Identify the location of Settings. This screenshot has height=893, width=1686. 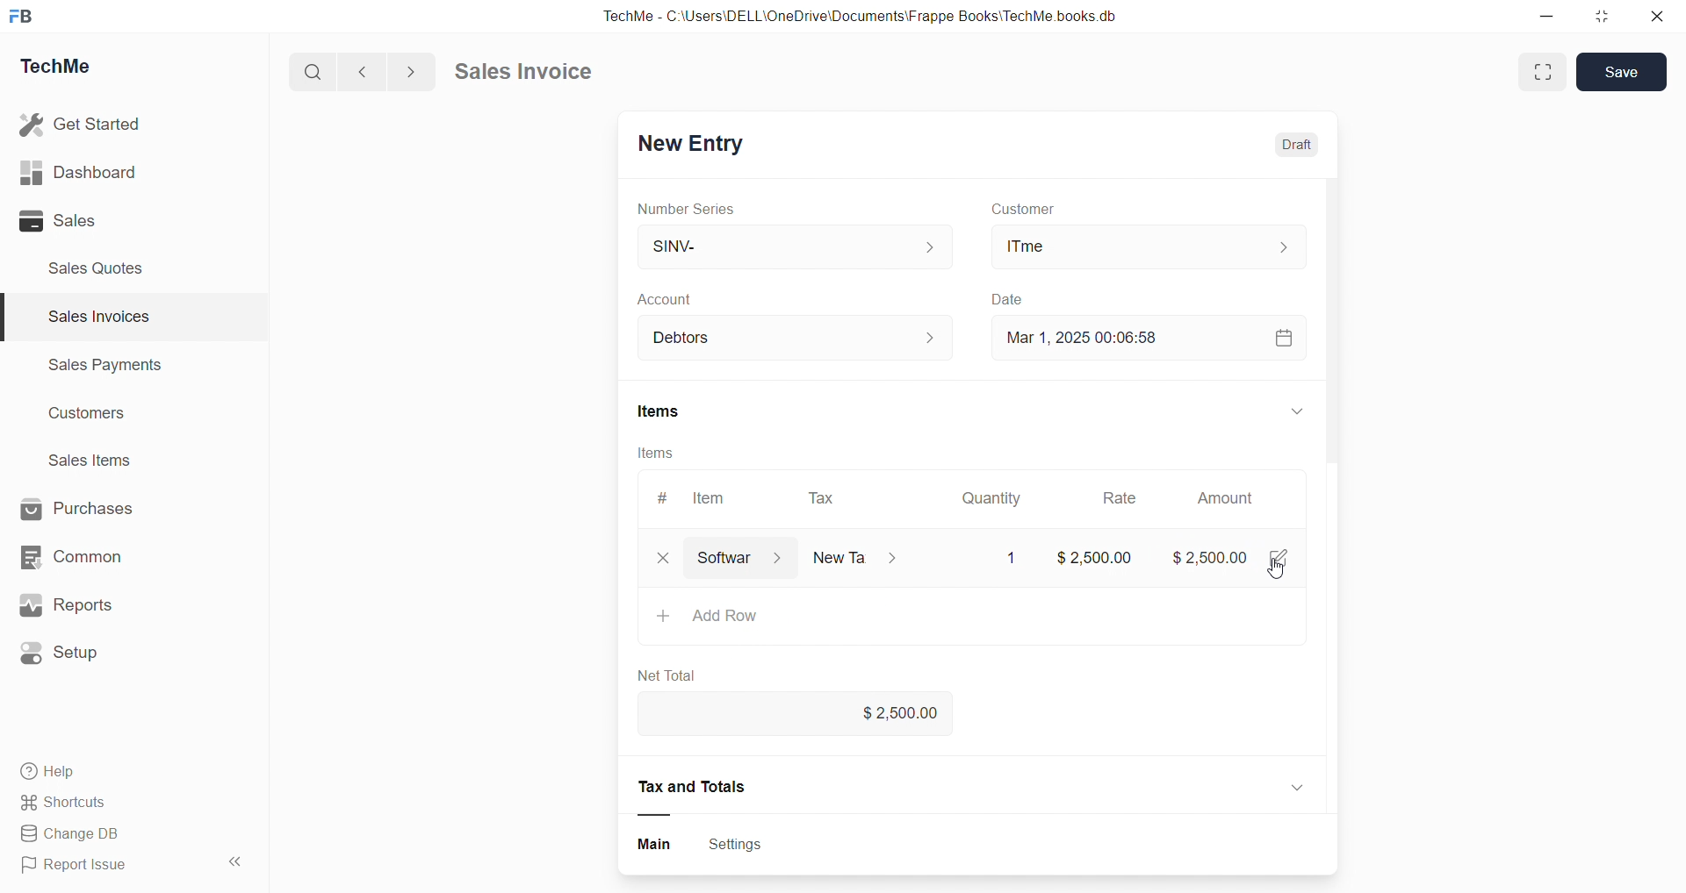
(746, 846).